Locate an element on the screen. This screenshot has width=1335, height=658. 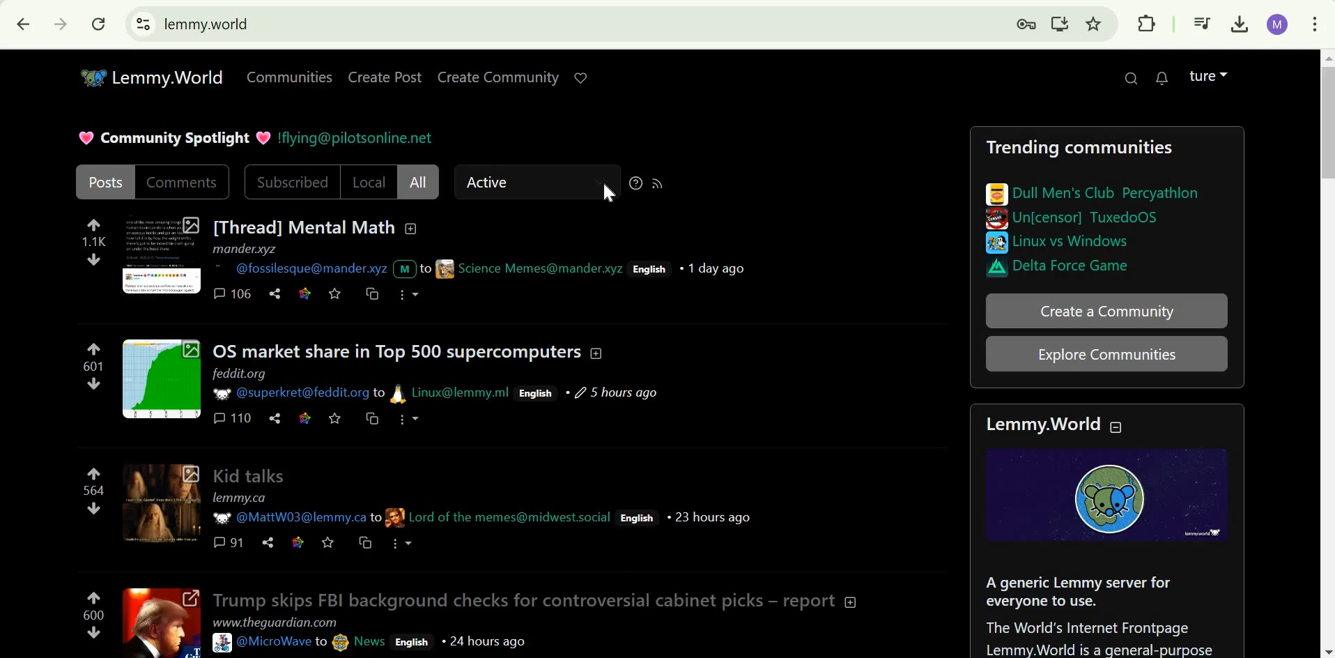
Linux@lemmy.ml is located at coordinates (463, 392).